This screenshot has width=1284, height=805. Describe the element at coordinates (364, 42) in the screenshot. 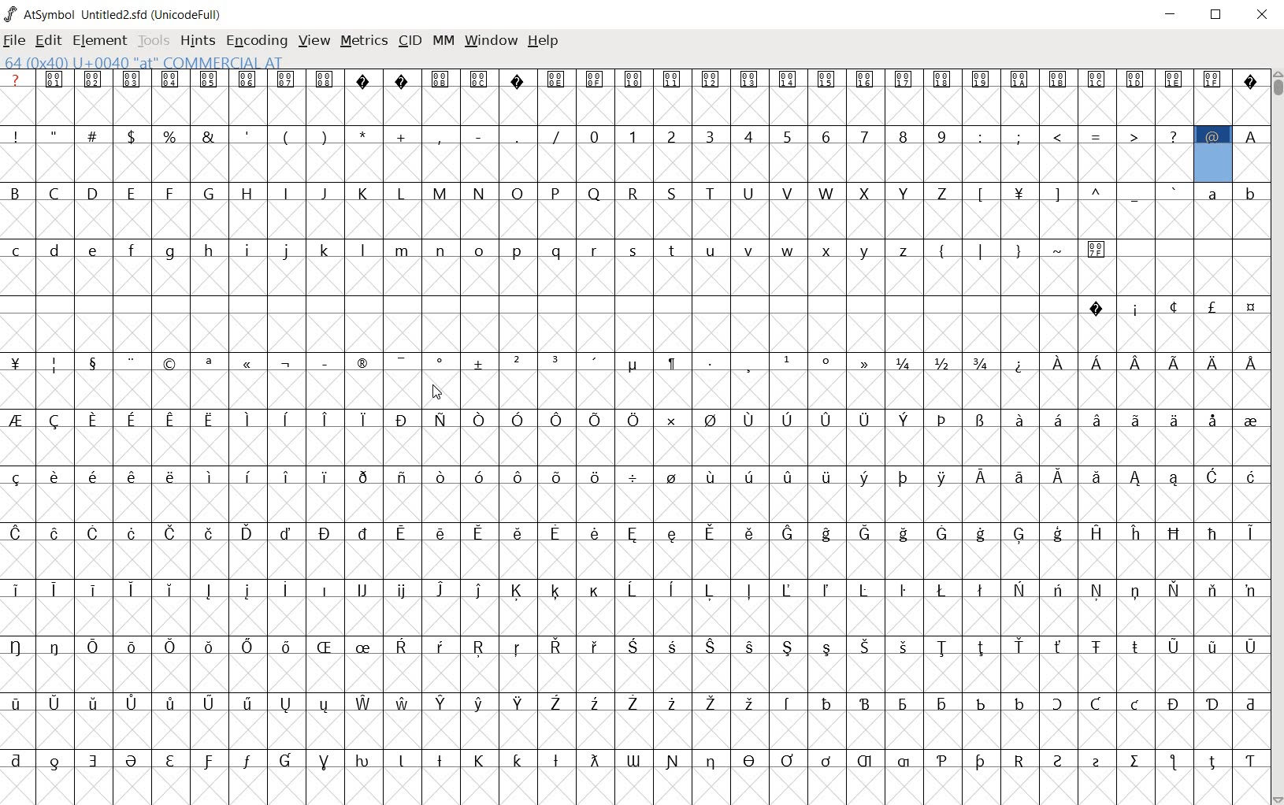

I see `metrics` at that location.